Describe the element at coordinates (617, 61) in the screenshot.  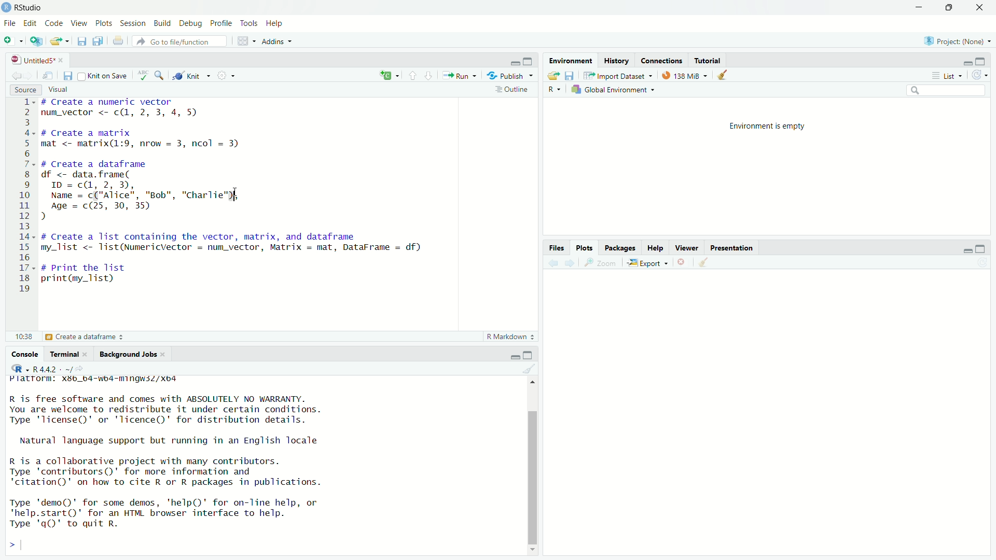
I see `{istory` at that location.